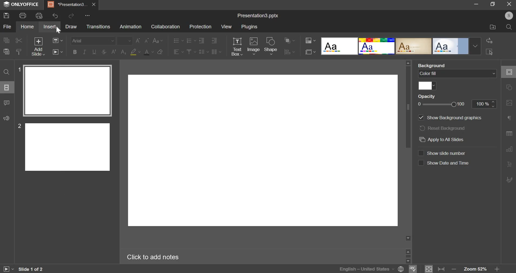 The width and height of the screenshot is (516, 273). Describe the element at coordinates (95, 51) in the screenshot. I see `underline` at that location.